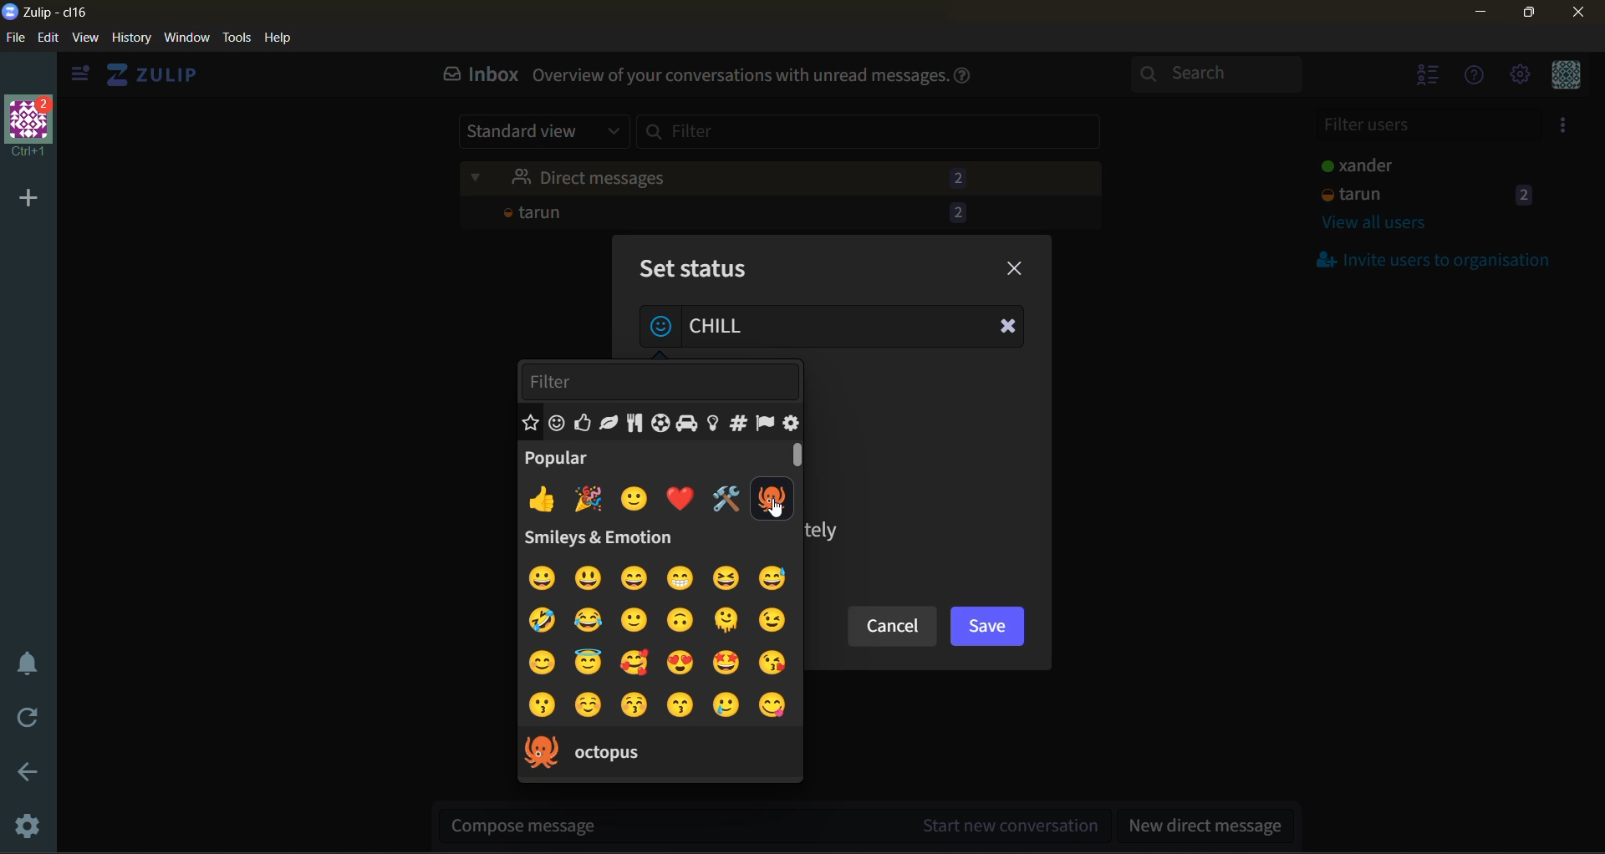  What do you see at coordinates (558, 425) in the screenshot?
I see `emoji` at bounding box center [558, 425].